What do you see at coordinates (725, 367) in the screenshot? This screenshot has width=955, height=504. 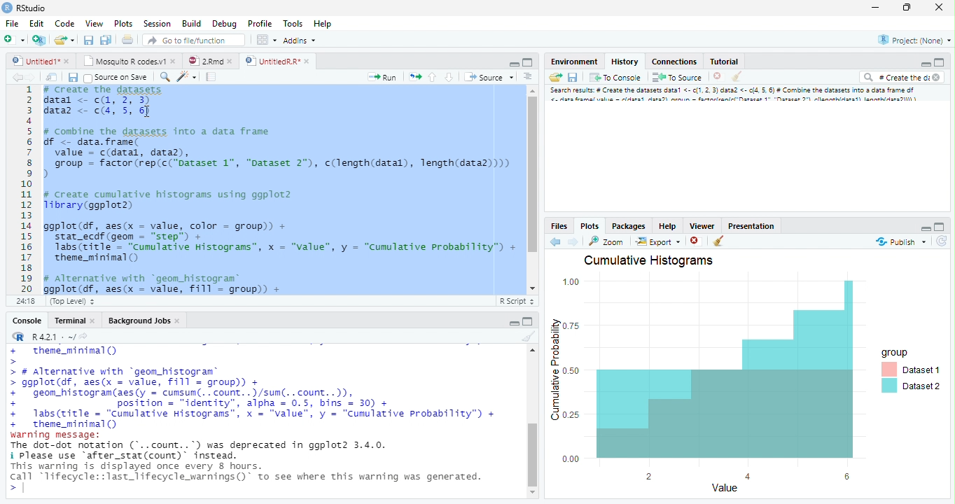 I see `Chart` at bounding box center [725, 367].